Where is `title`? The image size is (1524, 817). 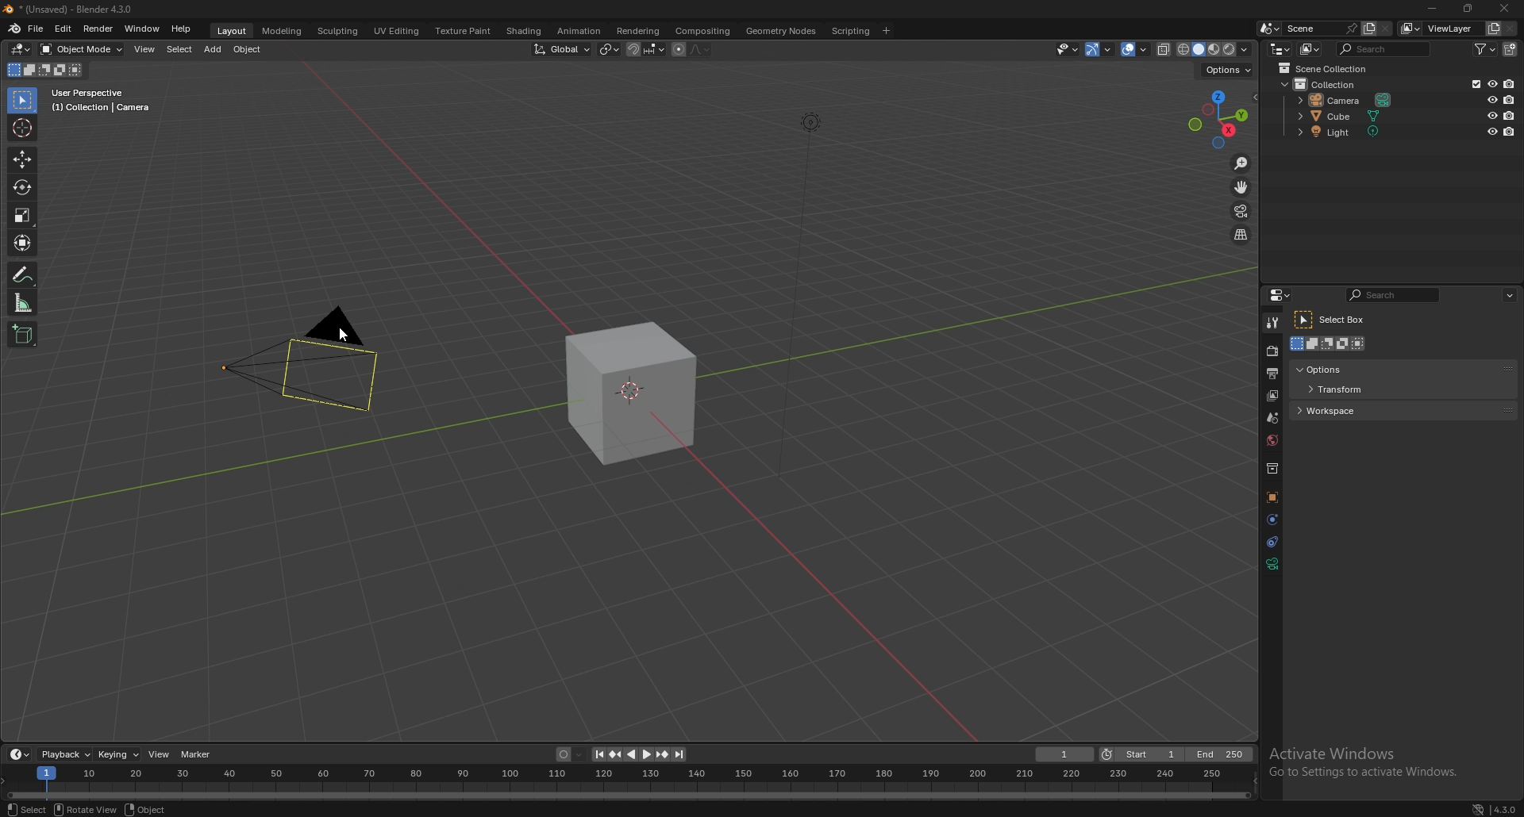
title is located at coordinates (72, 9).